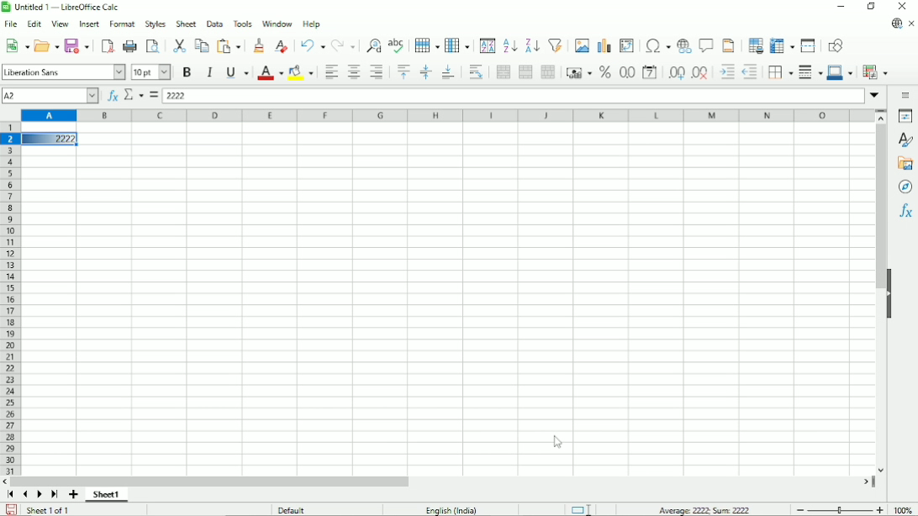 This screenshot has height=516, width=918. What do you see at coordinates (55, 495) in the screenshot?
I see `Scroll to last sheet` at bounding box center [55, 495].